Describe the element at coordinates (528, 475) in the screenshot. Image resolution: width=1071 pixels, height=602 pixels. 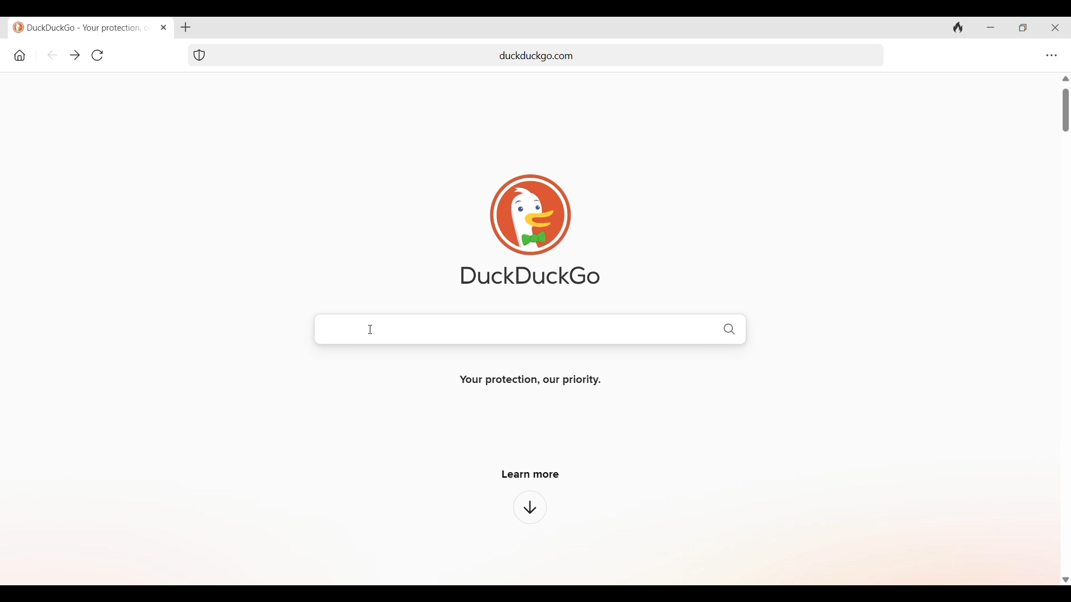
I see `learn more` at that location.